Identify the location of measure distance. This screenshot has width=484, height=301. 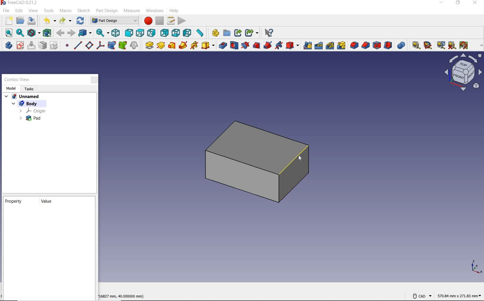
(201, 33).